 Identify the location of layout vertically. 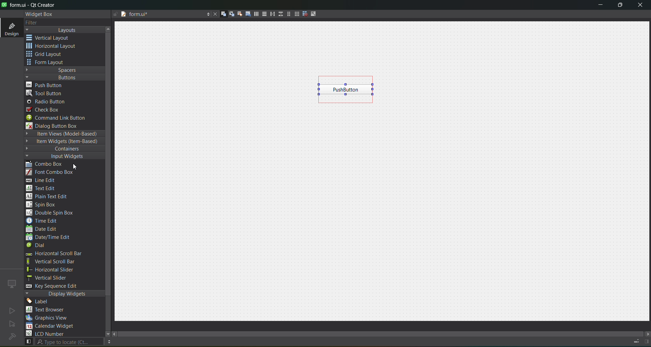
(262, 14).